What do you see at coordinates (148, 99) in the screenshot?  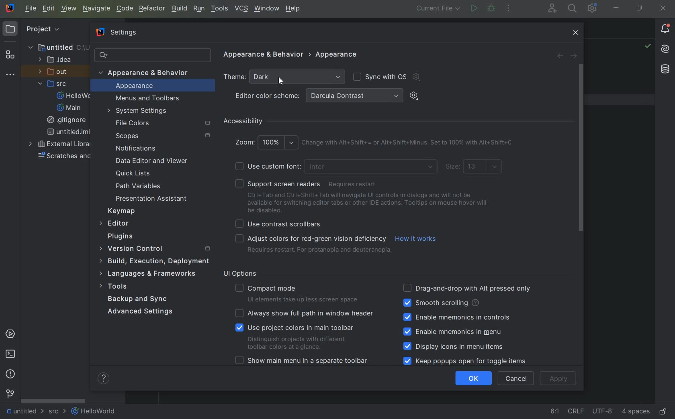 I see `MENUS & TOOLBARS` at bounding box center [148, 99].